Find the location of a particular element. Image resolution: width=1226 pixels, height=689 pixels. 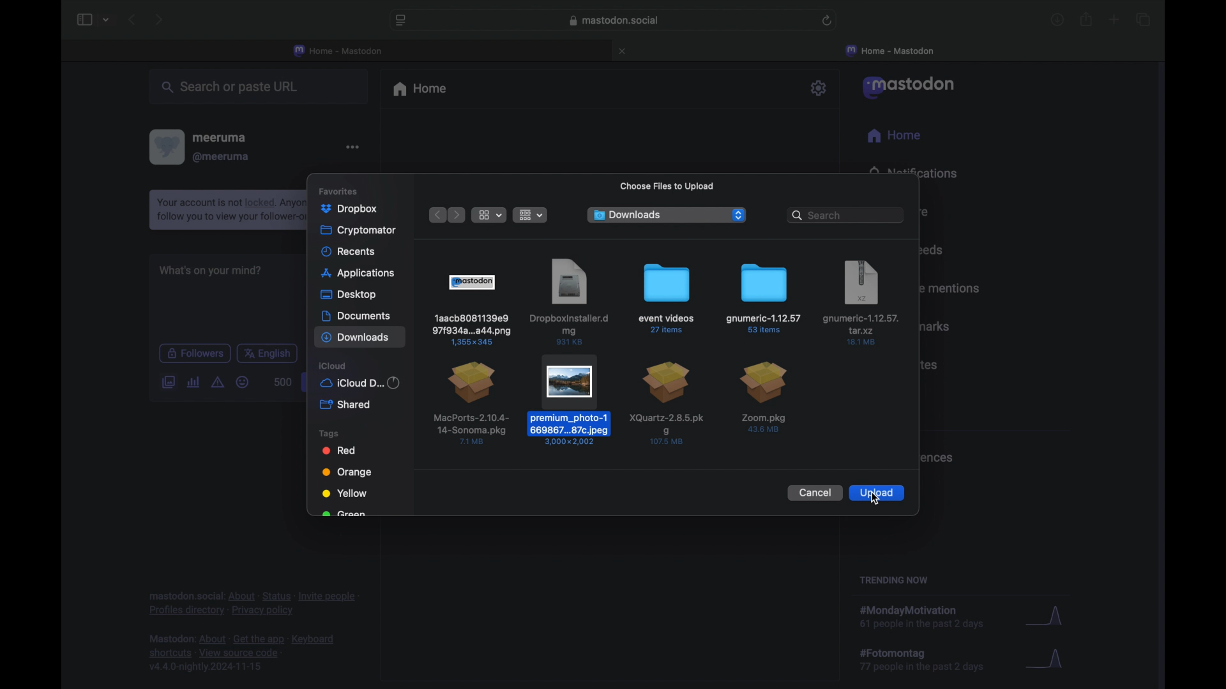

tags is located at coordinates (329, 433).